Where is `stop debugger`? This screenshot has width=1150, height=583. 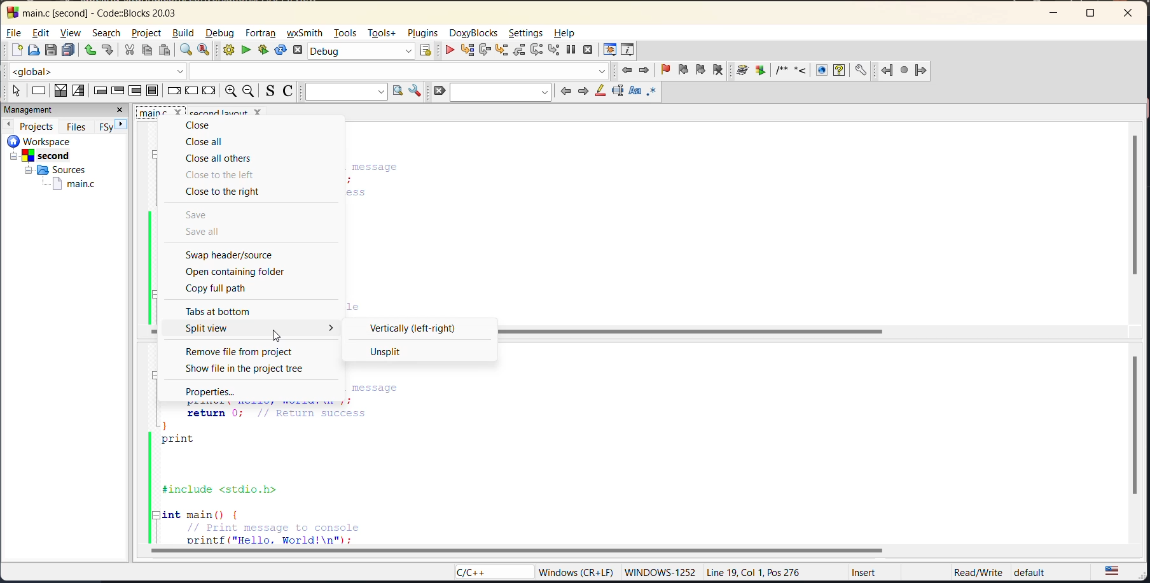 stop debugger is located at coordinates (589, 52).